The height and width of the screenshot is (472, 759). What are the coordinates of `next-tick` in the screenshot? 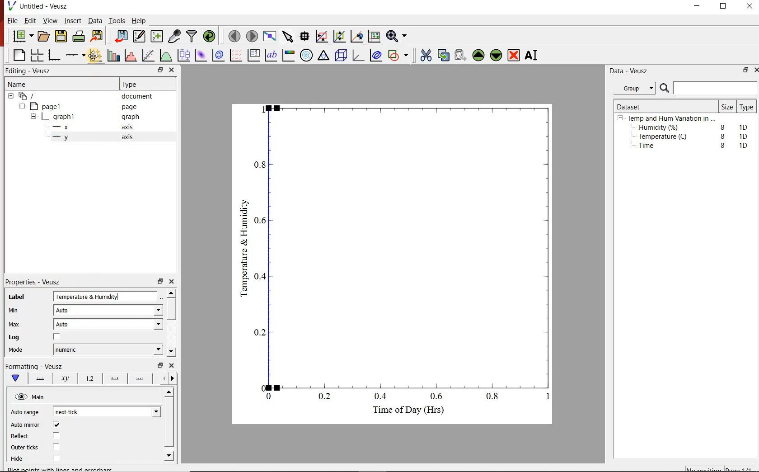 It's located at (74, 411).